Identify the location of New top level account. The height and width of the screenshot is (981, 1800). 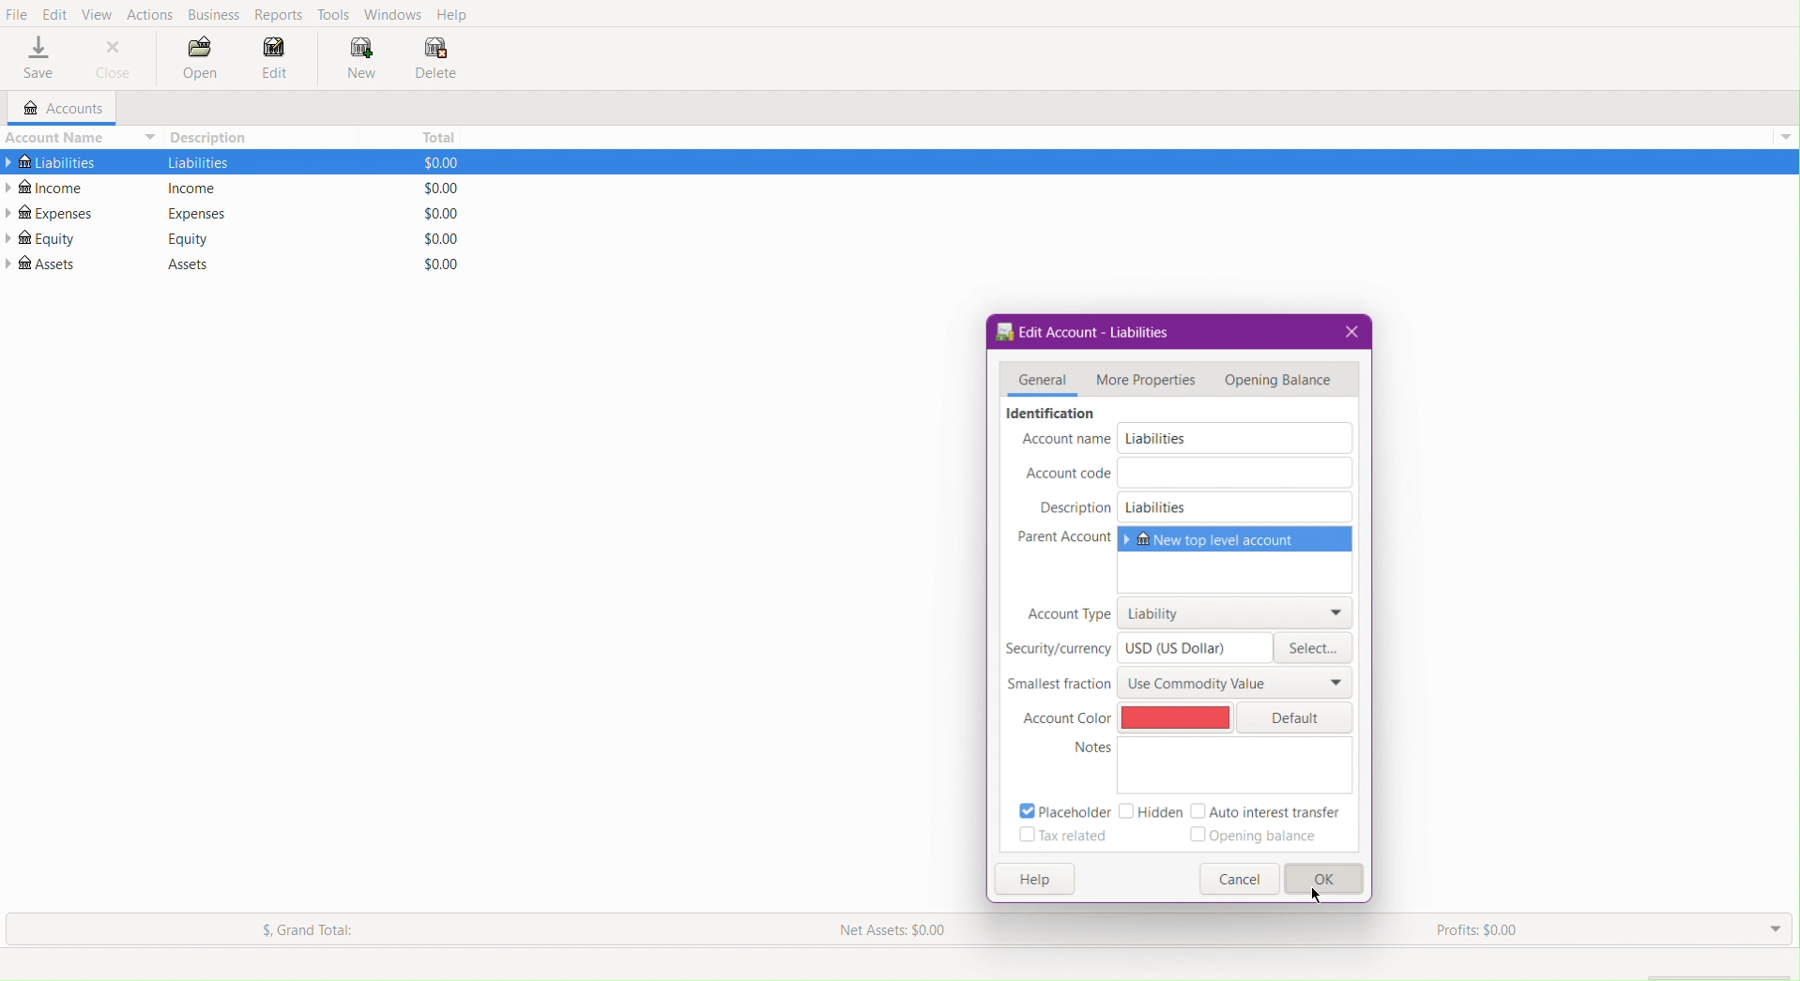
(1236, 539).